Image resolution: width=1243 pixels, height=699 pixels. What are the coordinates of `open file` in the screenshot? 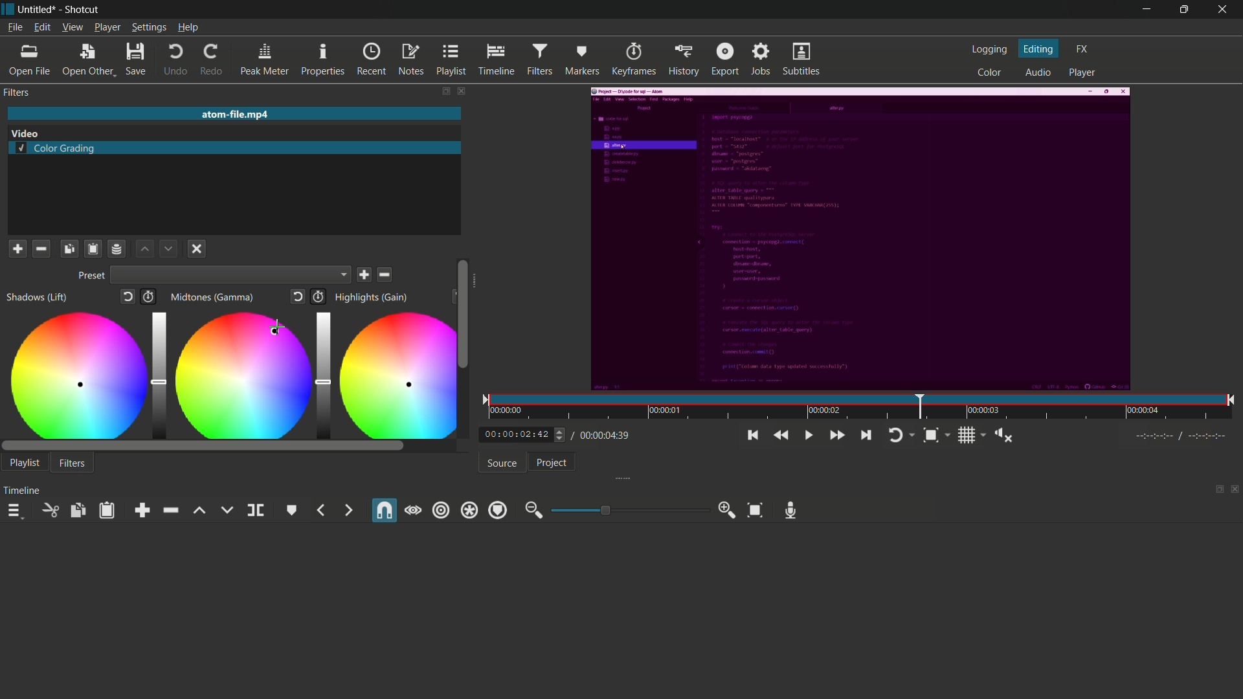 It's located at (28, 61).